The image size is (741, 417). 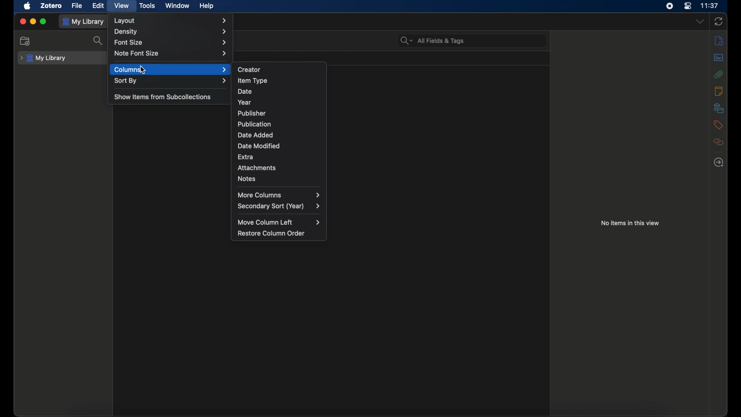 I want to click on date modified, so click(x=259, y=146).